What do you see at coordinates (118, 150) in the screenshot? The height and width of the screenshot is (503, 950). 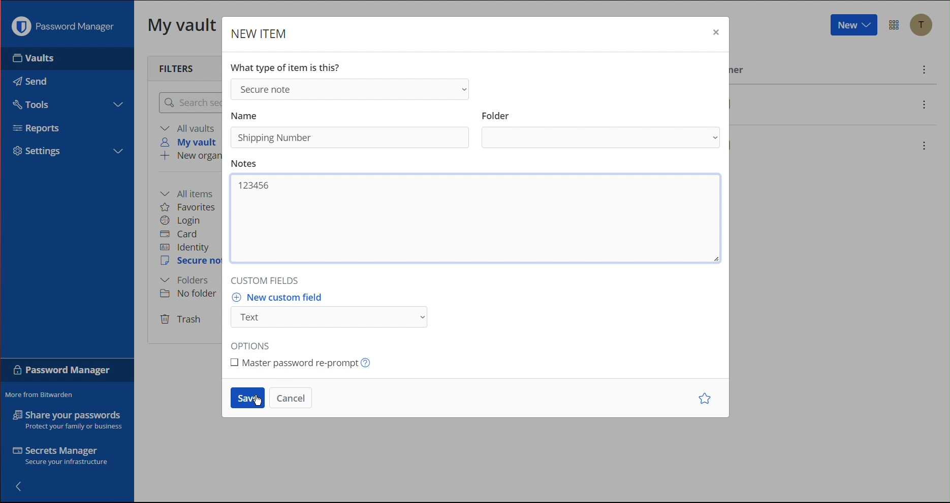 I see `expand/collapse` at bounding box center [118, 150].